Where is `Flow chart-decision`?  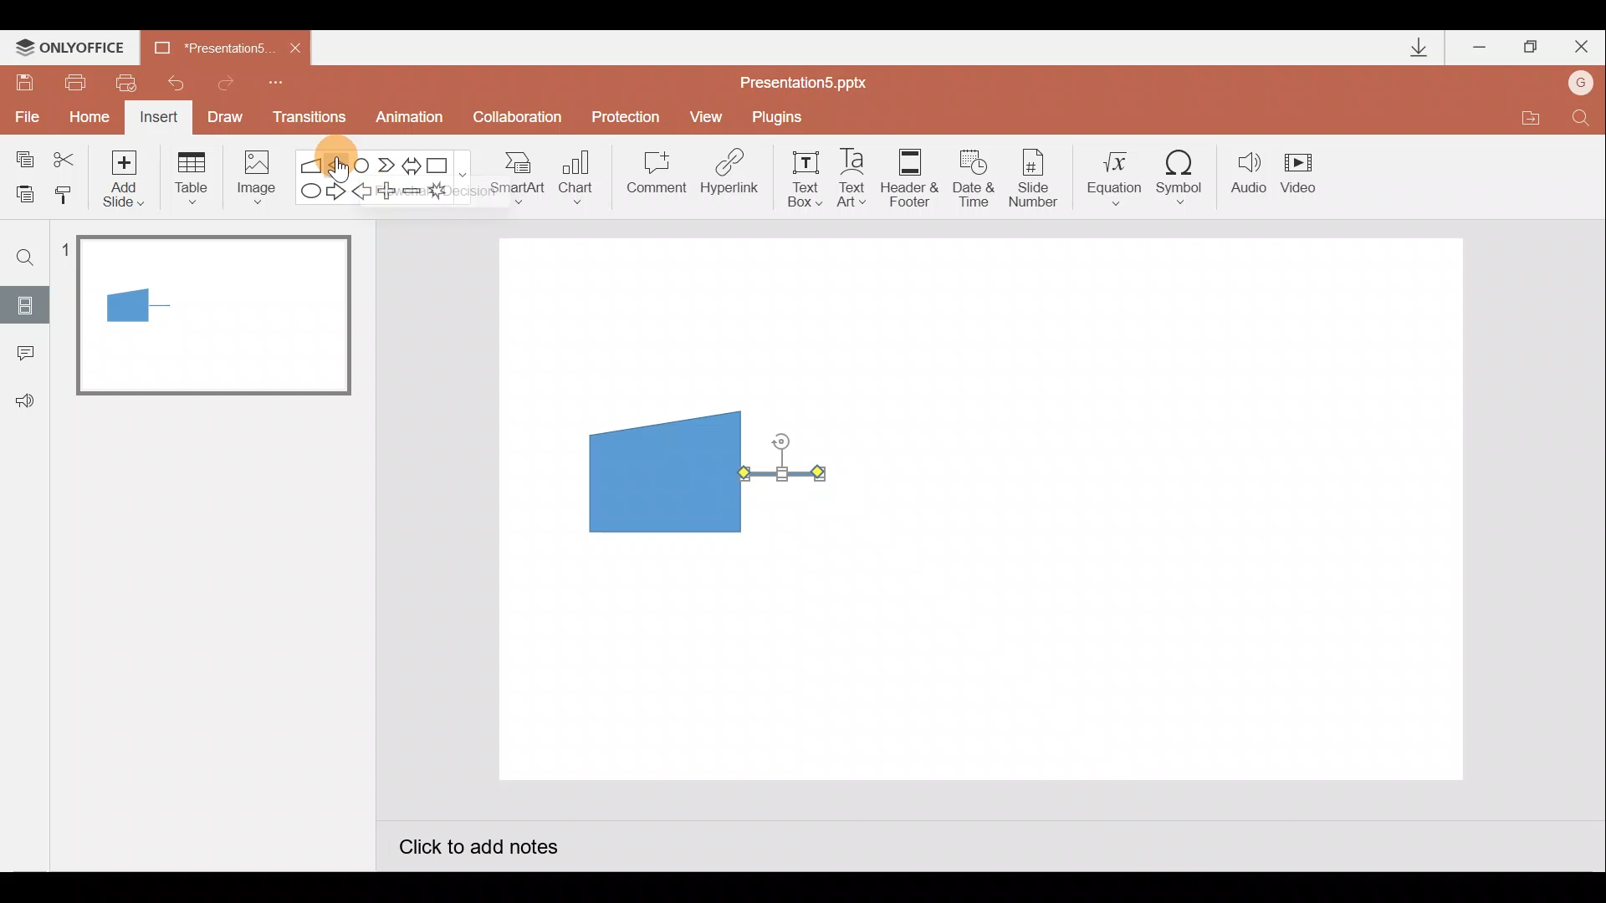 Flow chart-decision is located at coordinates (340, 165).